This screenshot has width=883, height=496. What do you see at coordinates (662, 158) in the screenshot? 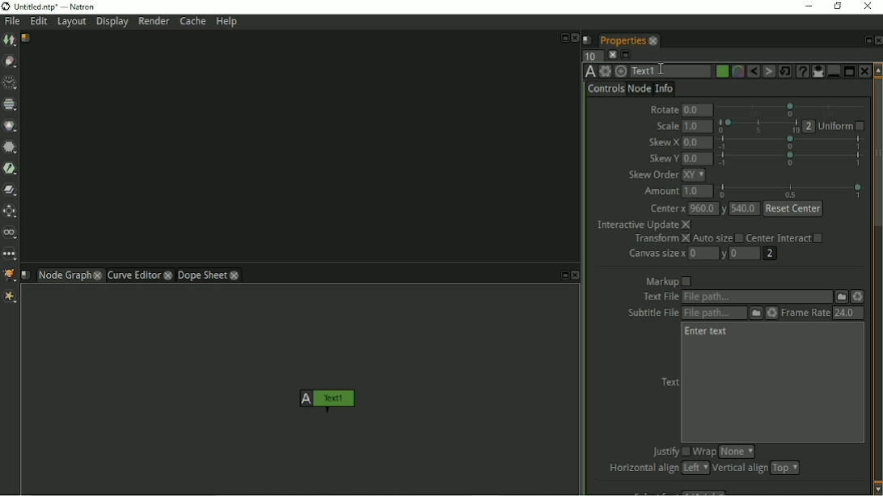
I see `Skew Y` at bounding box center [662, 158].